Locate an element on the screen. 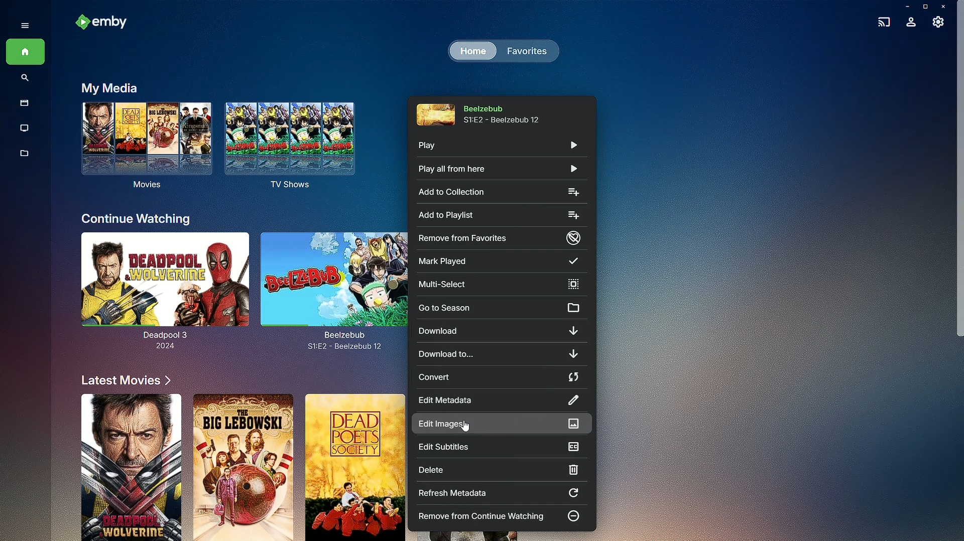 This screenshot has height=541, width=964. Add to collection is located at coordinates (499, 190).